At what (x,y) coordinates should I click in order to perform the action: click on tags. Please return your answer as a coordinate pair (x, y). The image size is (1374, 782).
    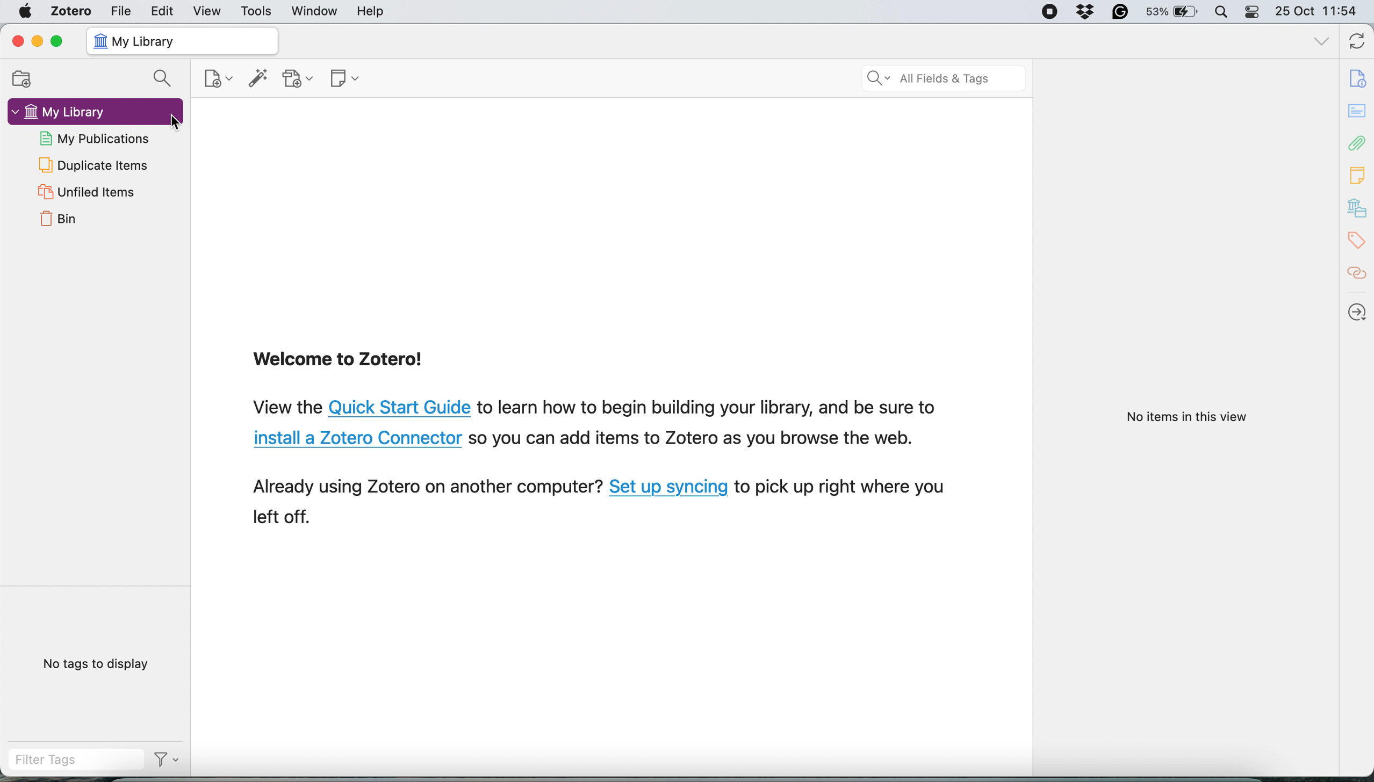
    Looking at the image, I should click on (1358, 242).